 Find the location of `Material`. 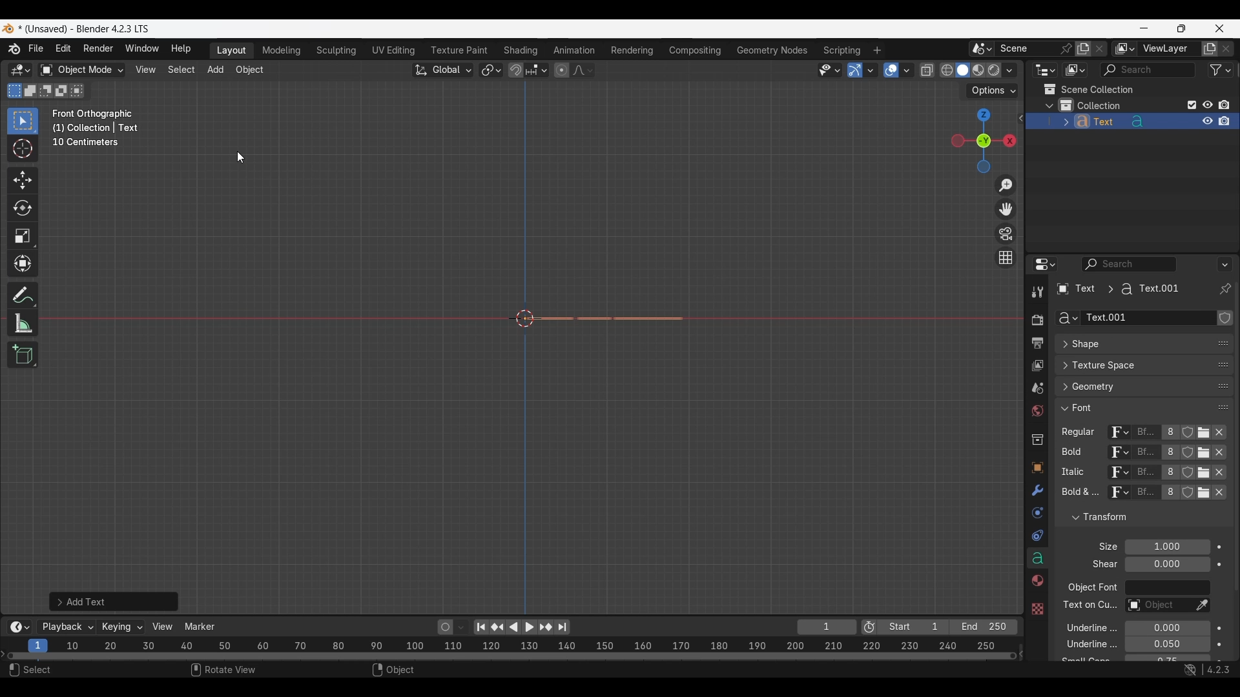

Material is located at coordinates (1035, 581).